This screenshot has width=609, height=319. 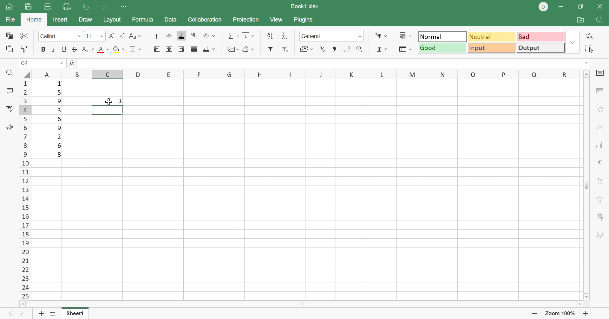 What do you see at coordinates (59, 20) in the screenshot?
I see `Insert` at bounding box center [59, 20].